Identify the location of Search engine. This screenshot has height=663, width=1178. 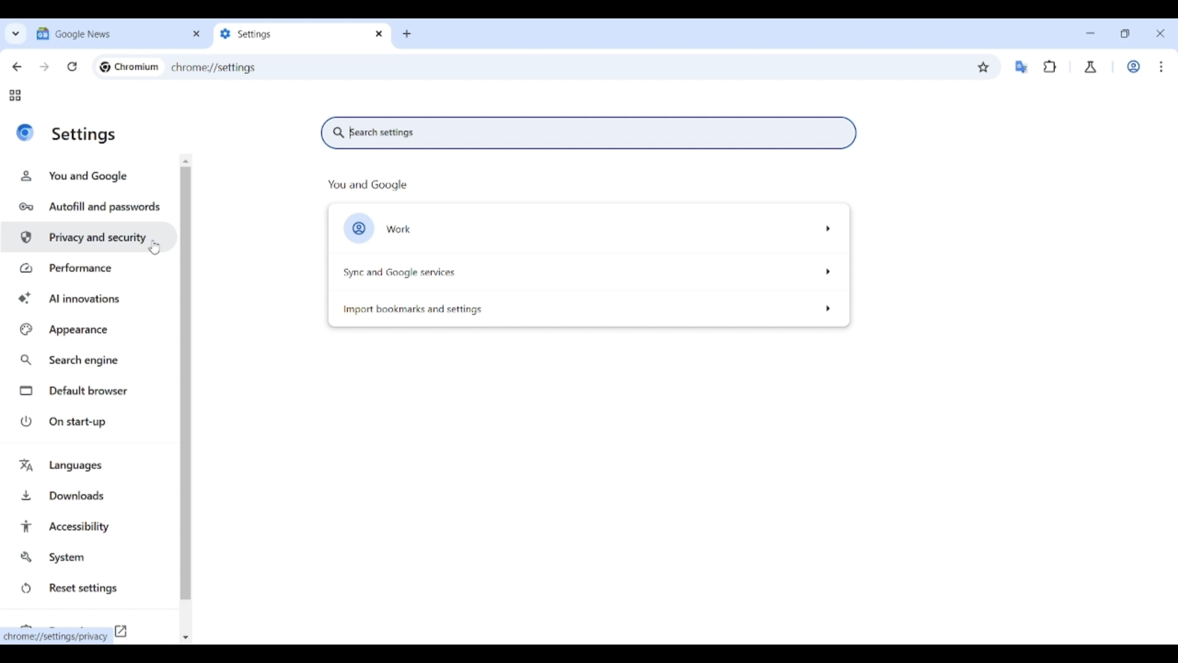
(90, 360).